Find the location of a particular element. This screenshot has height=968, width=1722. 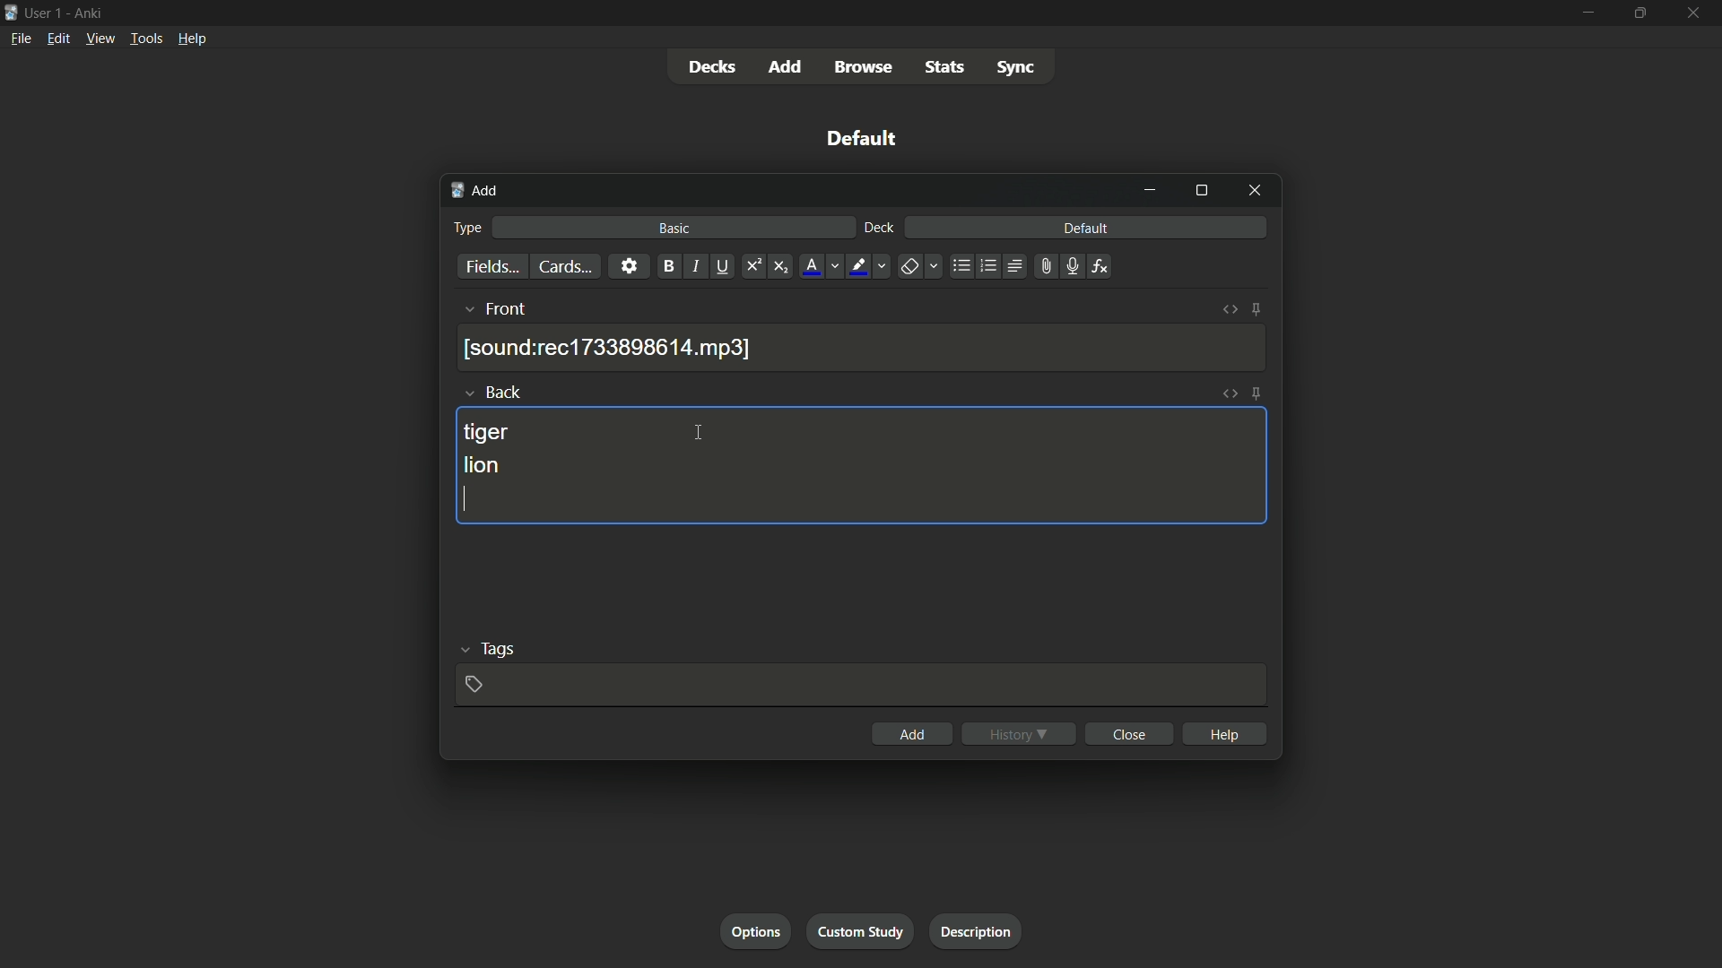

edit menu is located at coordinates (57, 39).